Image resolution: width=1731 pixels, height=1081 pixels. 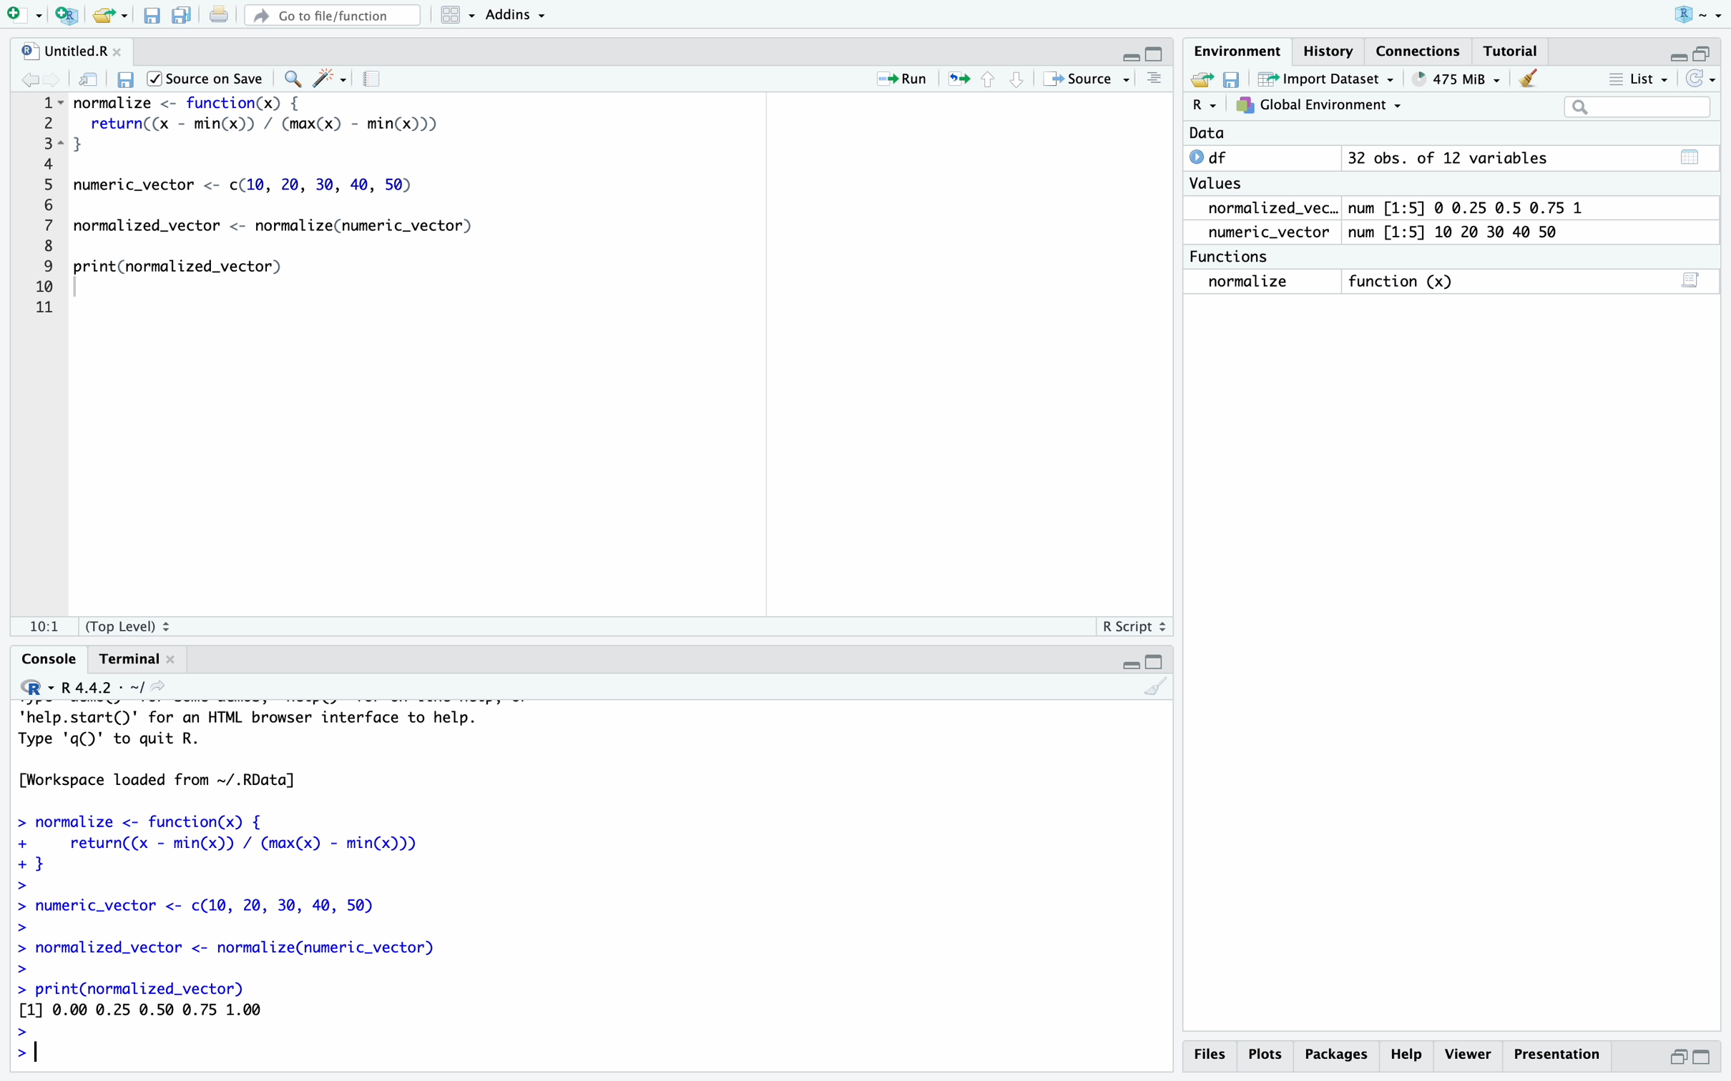 I want to click on Viewer, so click(x=1469, y=1052).